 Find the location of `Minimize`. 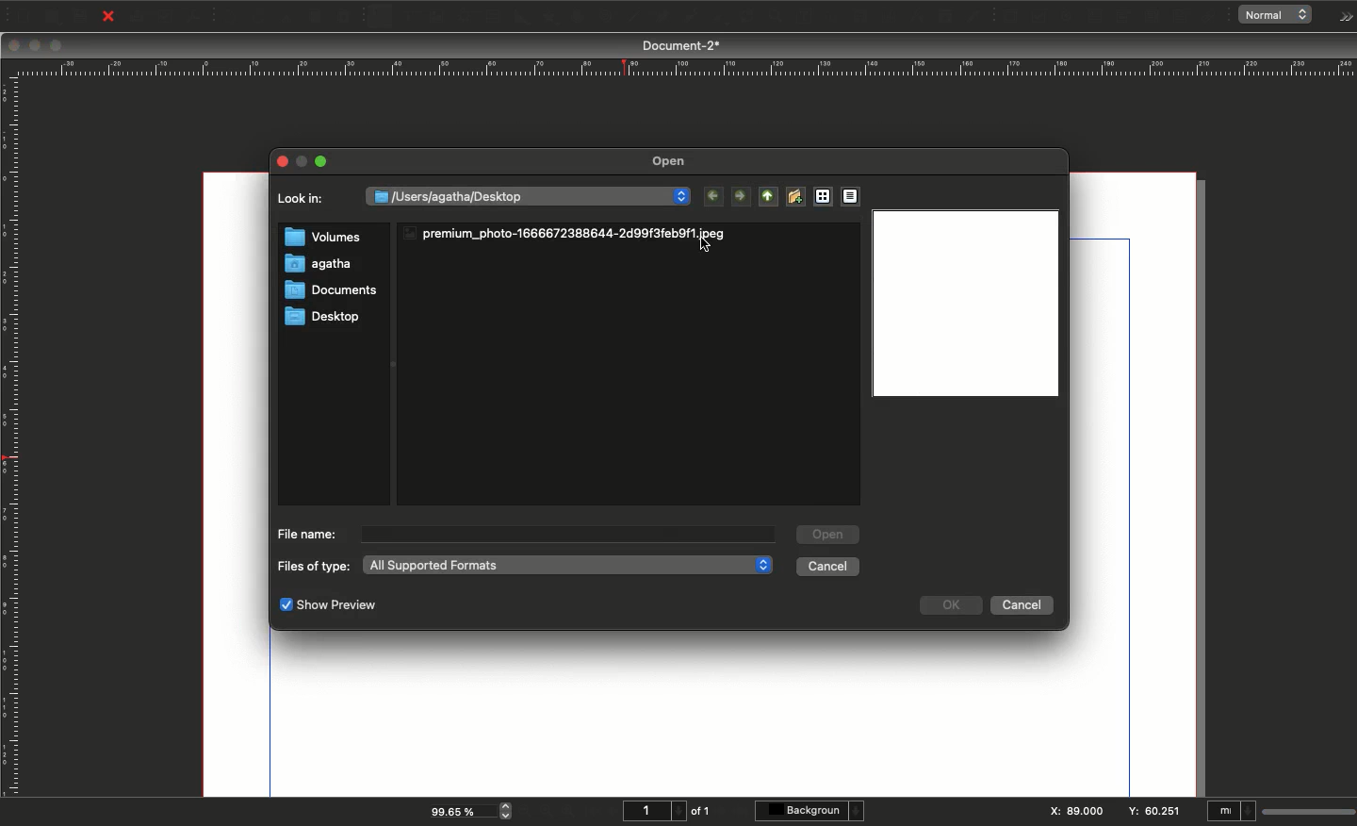

Minimize is located at coordinates (325, 161).